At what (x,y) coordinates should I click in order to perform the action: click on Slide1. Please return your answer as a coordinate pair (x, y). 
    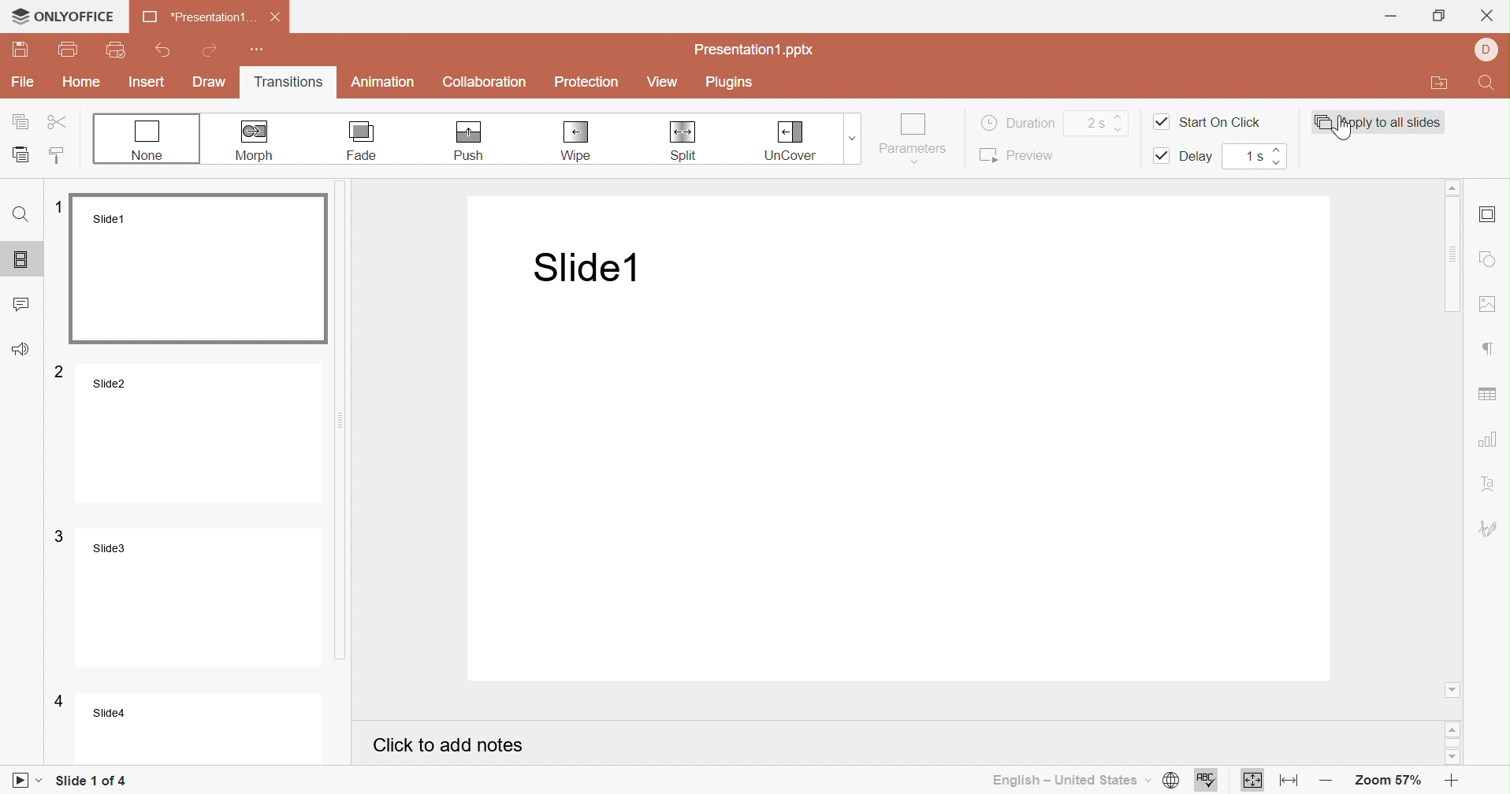
    Looking at the image, I should click on (582, 268).